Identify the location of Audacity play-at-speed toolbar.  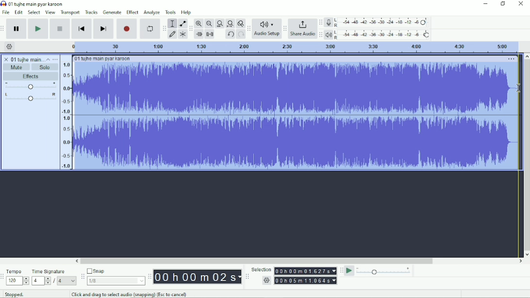
(341, 270).